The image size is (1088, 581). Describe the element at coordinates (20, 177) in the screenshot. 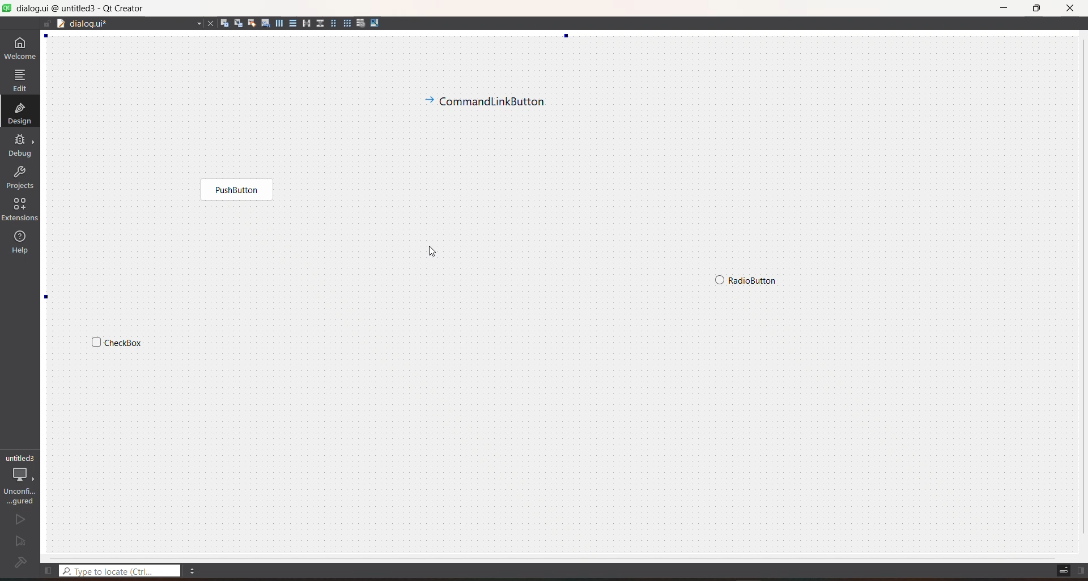

I see `projects` at that location.